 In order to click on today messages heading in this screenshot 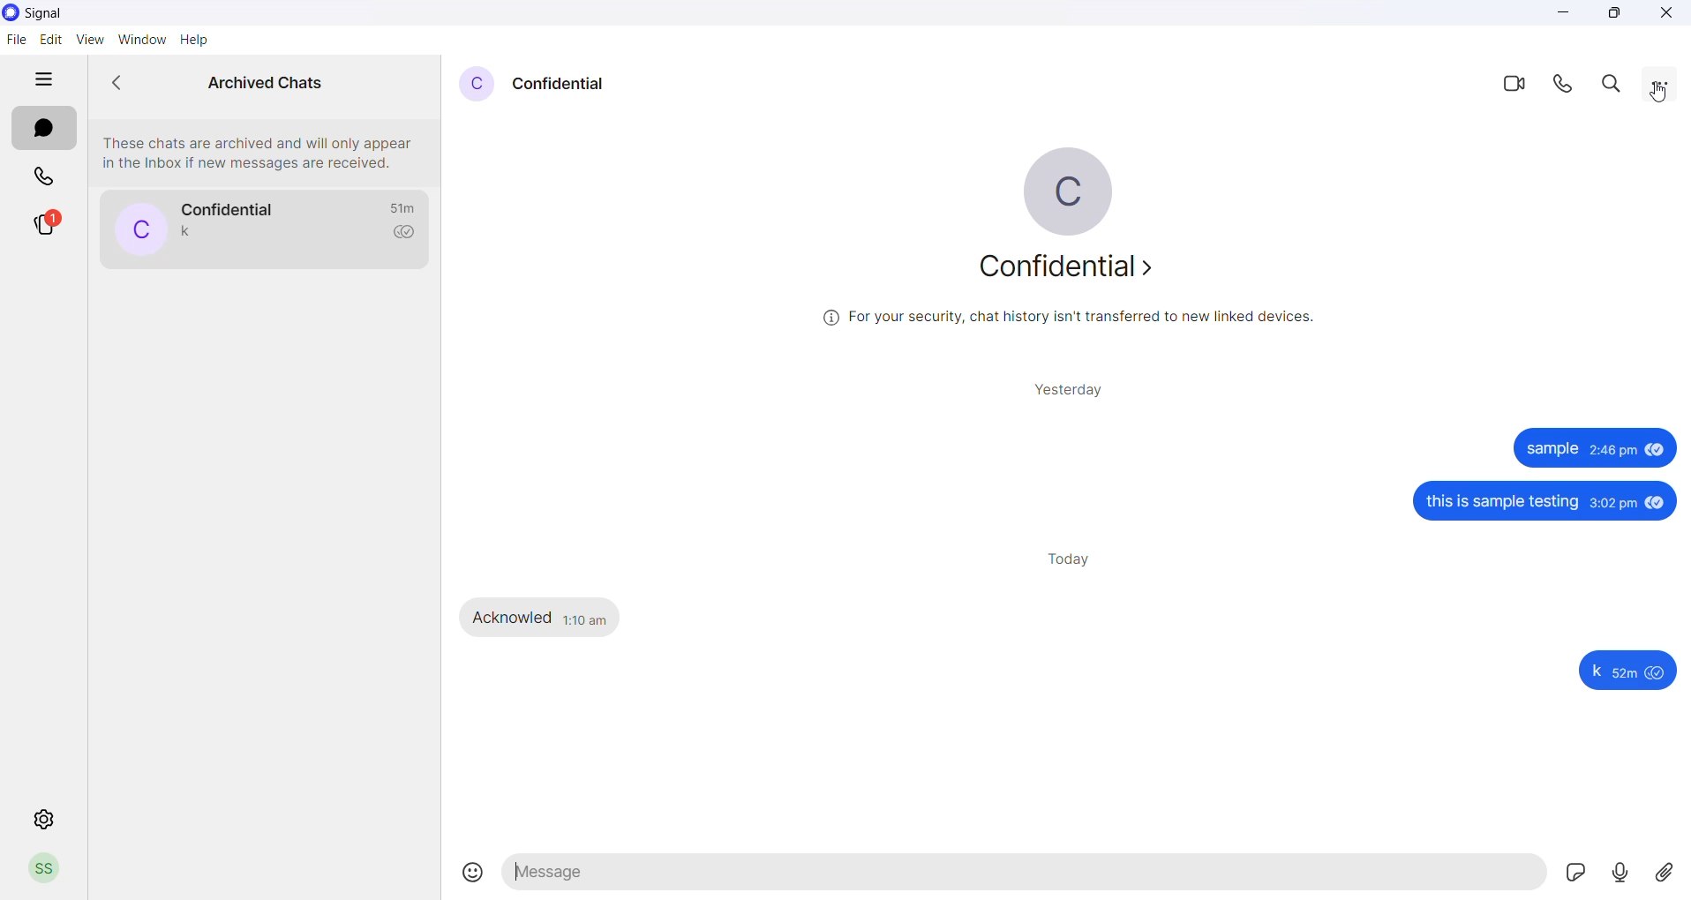, I will do `click(1071, 557)`.